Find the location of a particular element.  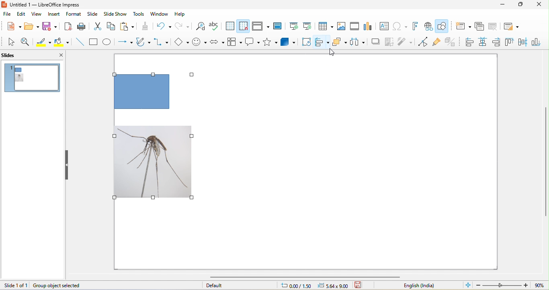

hide is located at coordinates (69, 164).